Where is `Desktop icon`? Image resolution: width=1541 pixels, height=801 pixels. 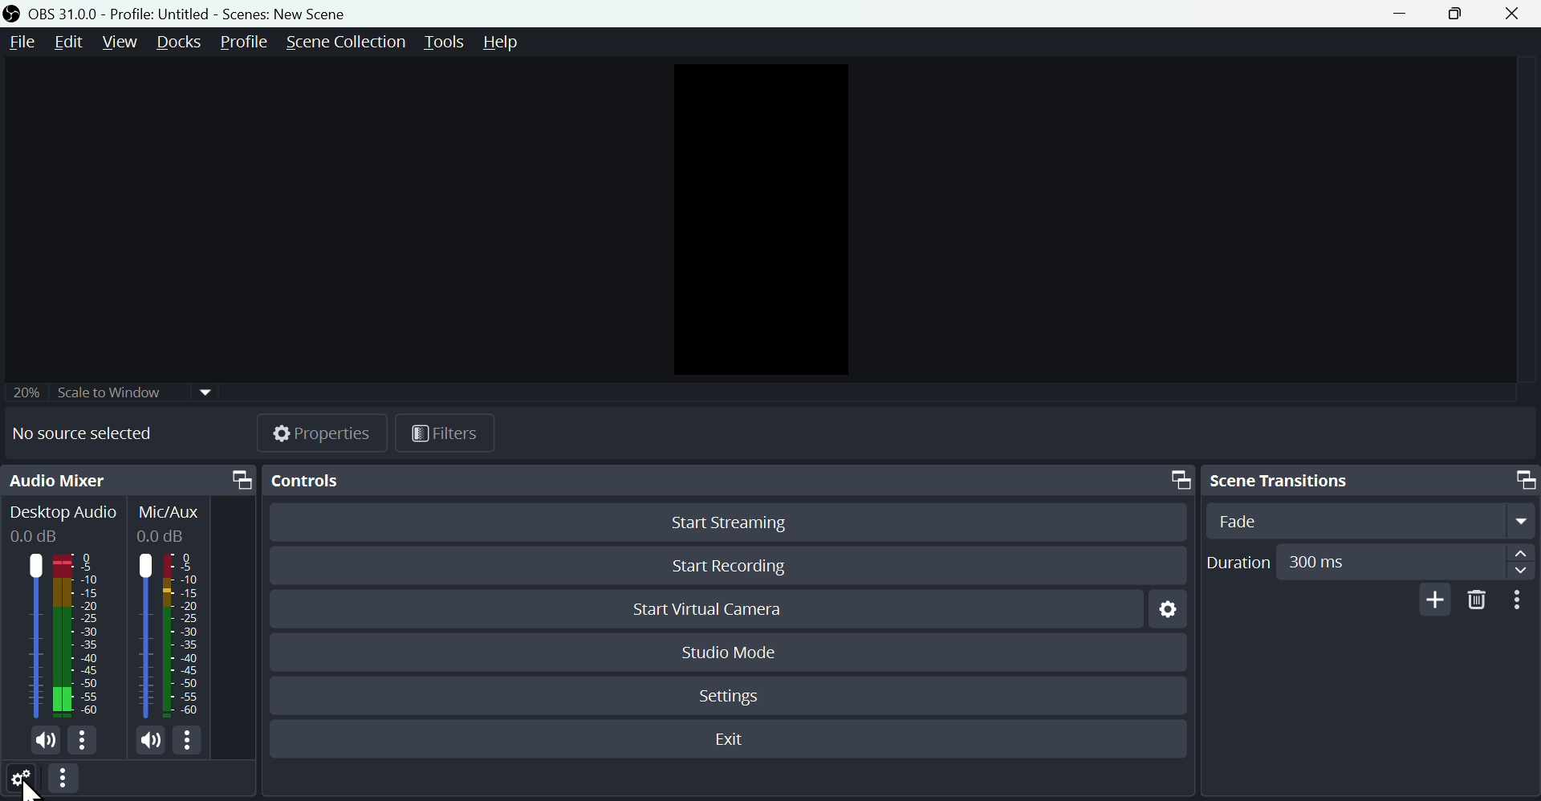
Desktop icon is located at coordinates (35, 636).